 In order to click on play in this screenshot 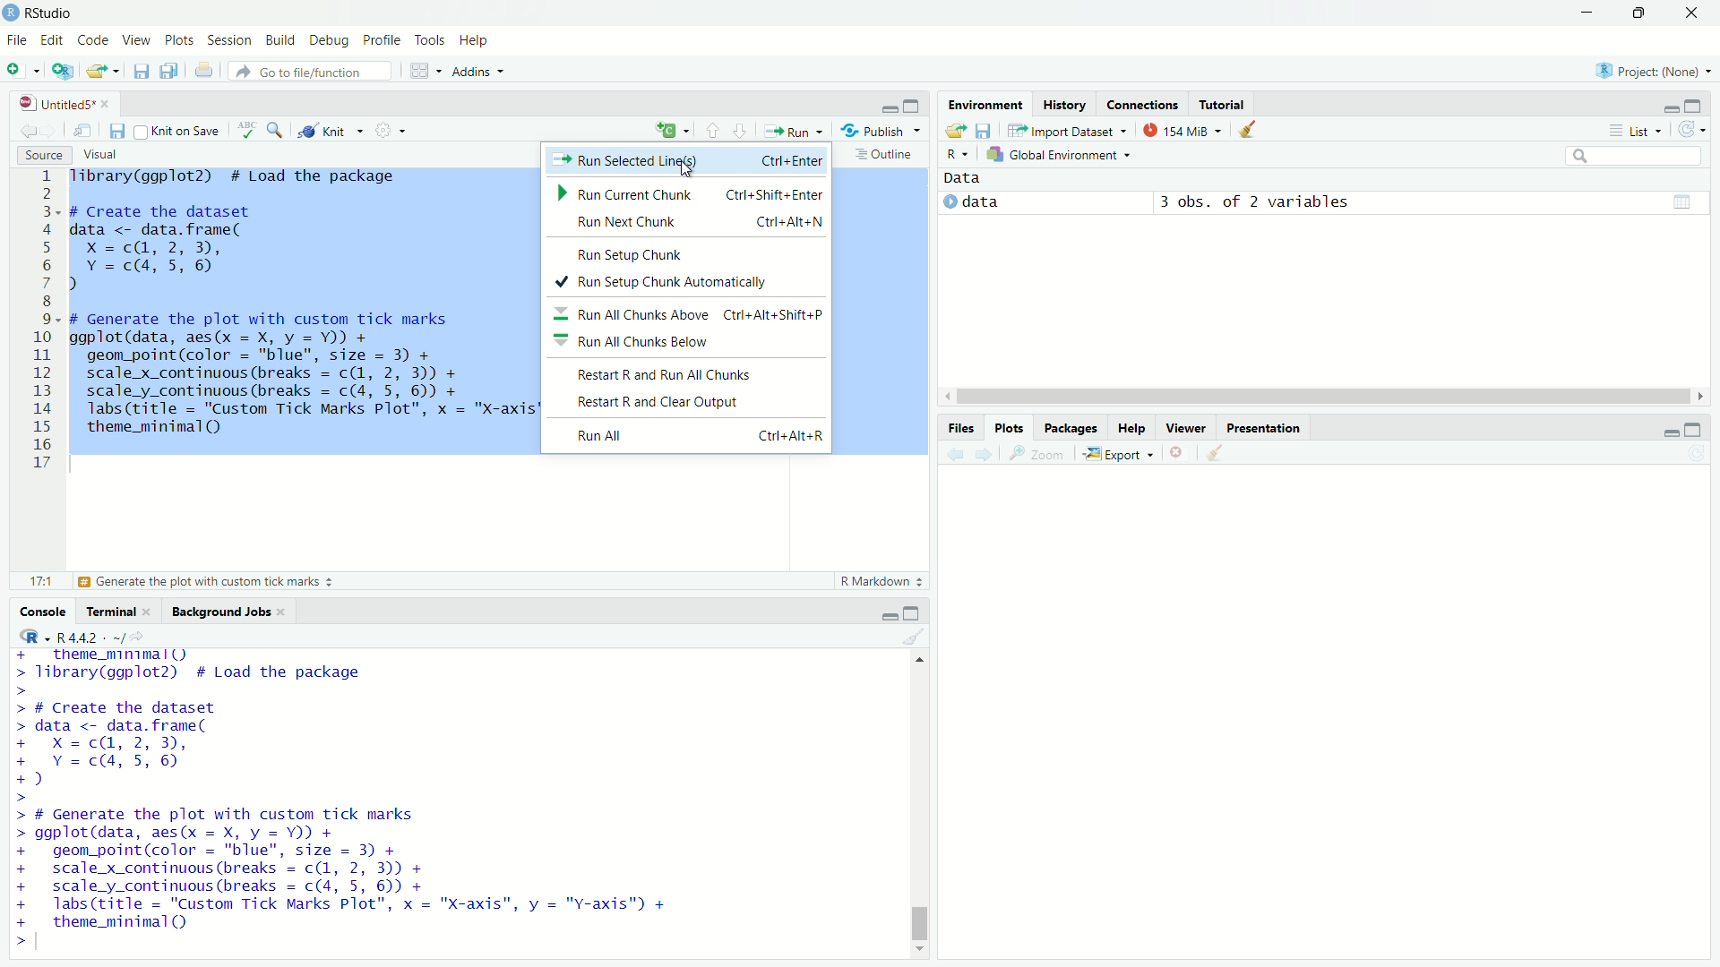, I will do `click(948, 206)`.